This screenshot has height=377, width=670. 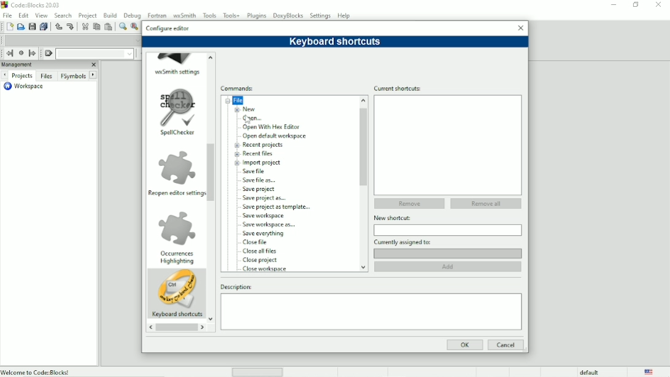 I want to click on Settings, so click(x=321, y=15).